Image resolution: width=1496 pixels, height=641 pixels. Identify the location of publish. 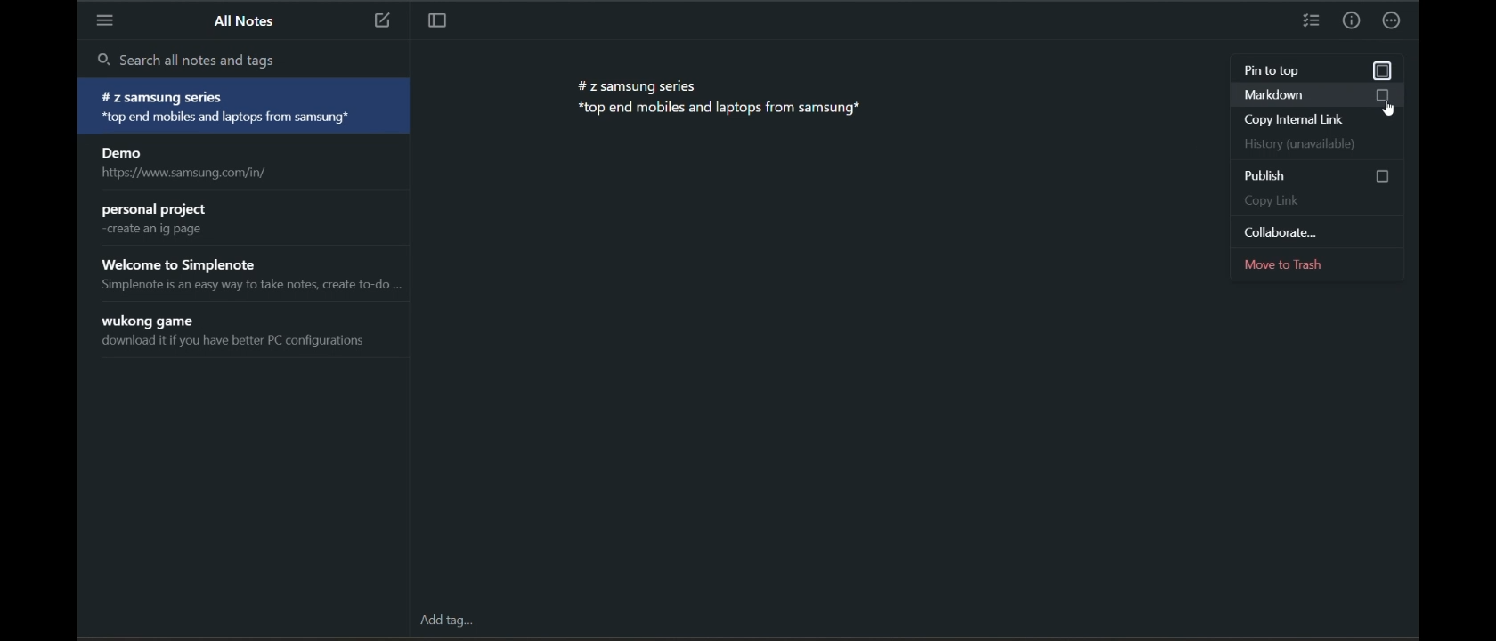
(1315, 176).